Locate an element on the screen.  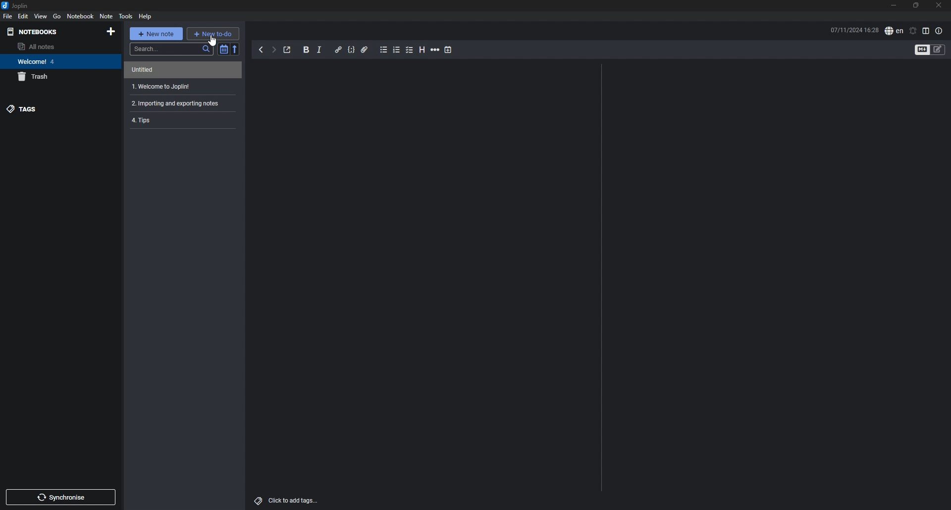
note is located at coordinates (184, 103).